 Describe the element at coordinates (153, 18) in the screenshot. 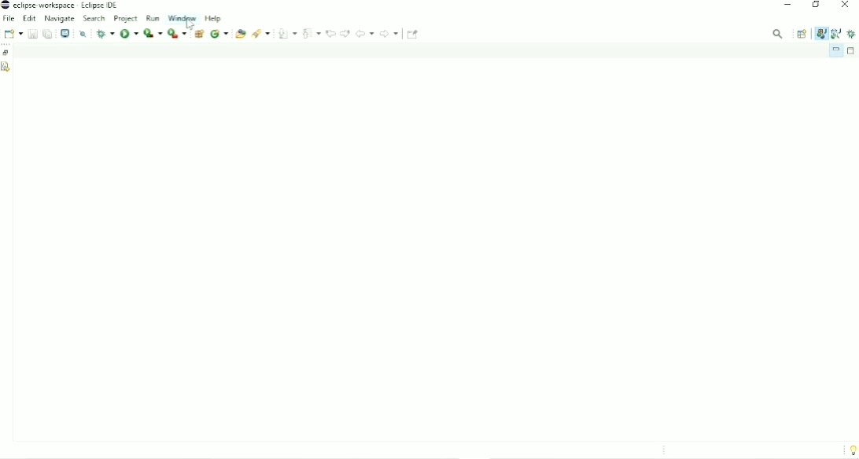

I see `Run` at that location.